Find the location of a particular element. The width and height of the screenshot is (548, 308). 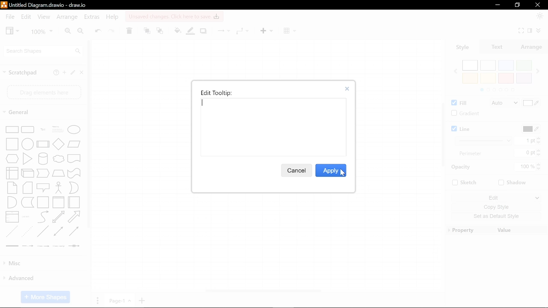

Current file - Untitled Diagram.drawio - draw.io is located at coordinates (47, 5).